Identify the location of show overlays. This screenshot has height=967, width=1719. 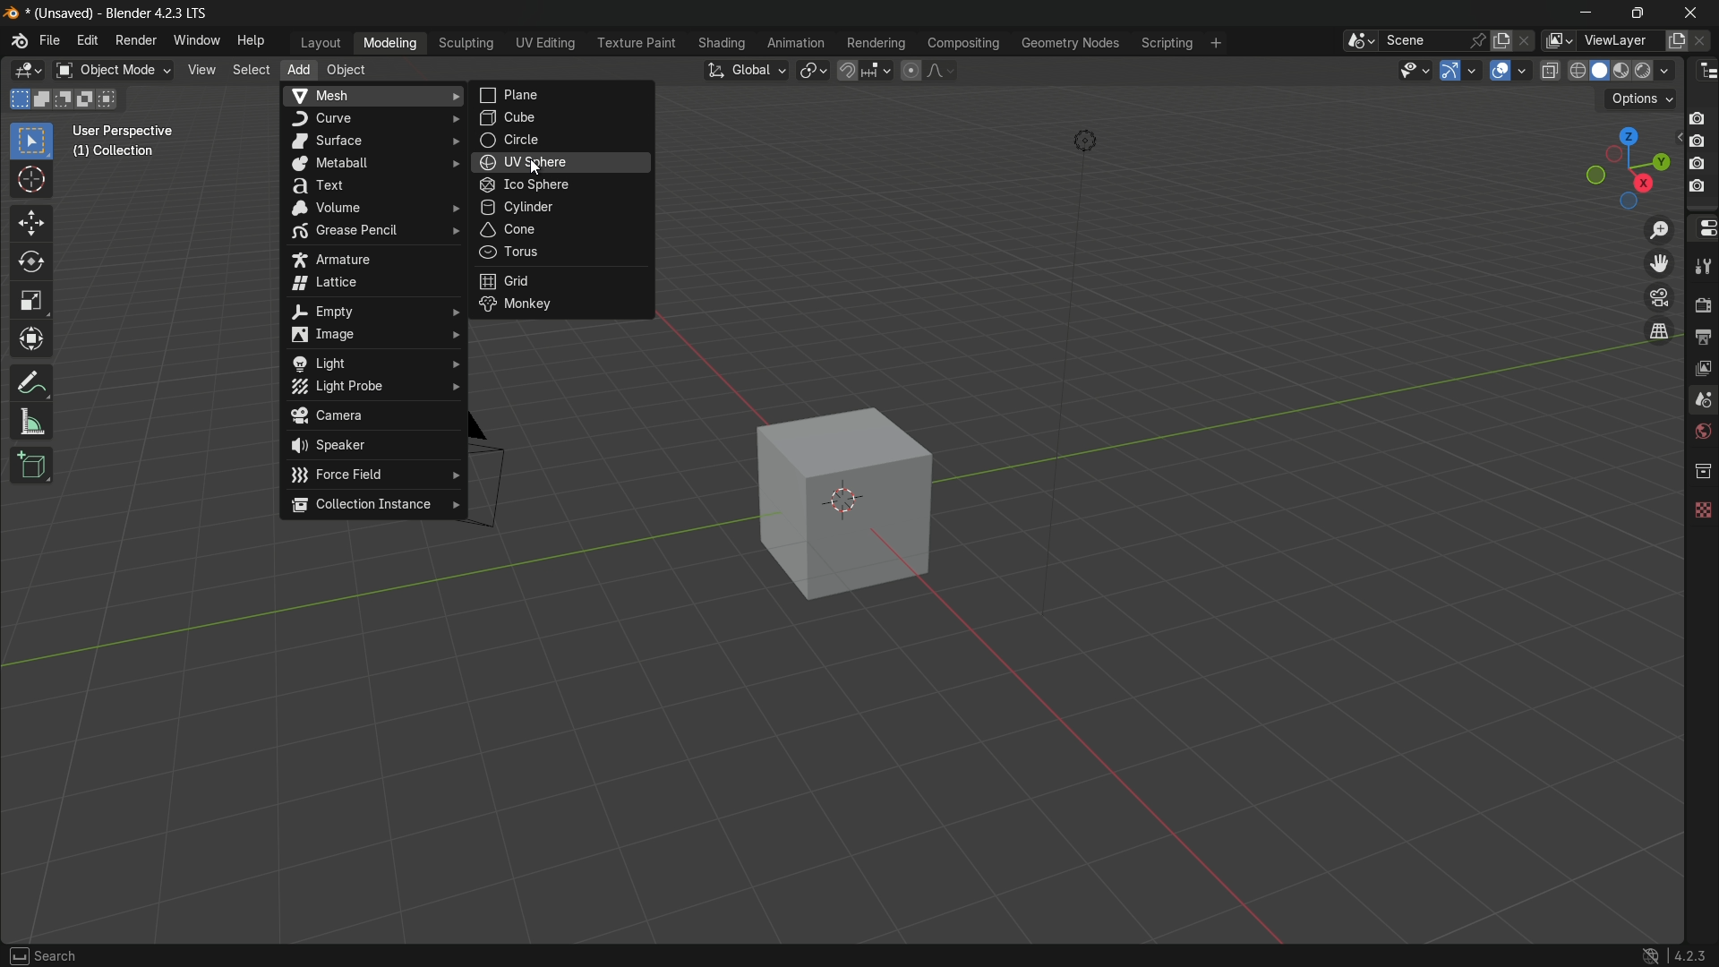
(1525, 71).